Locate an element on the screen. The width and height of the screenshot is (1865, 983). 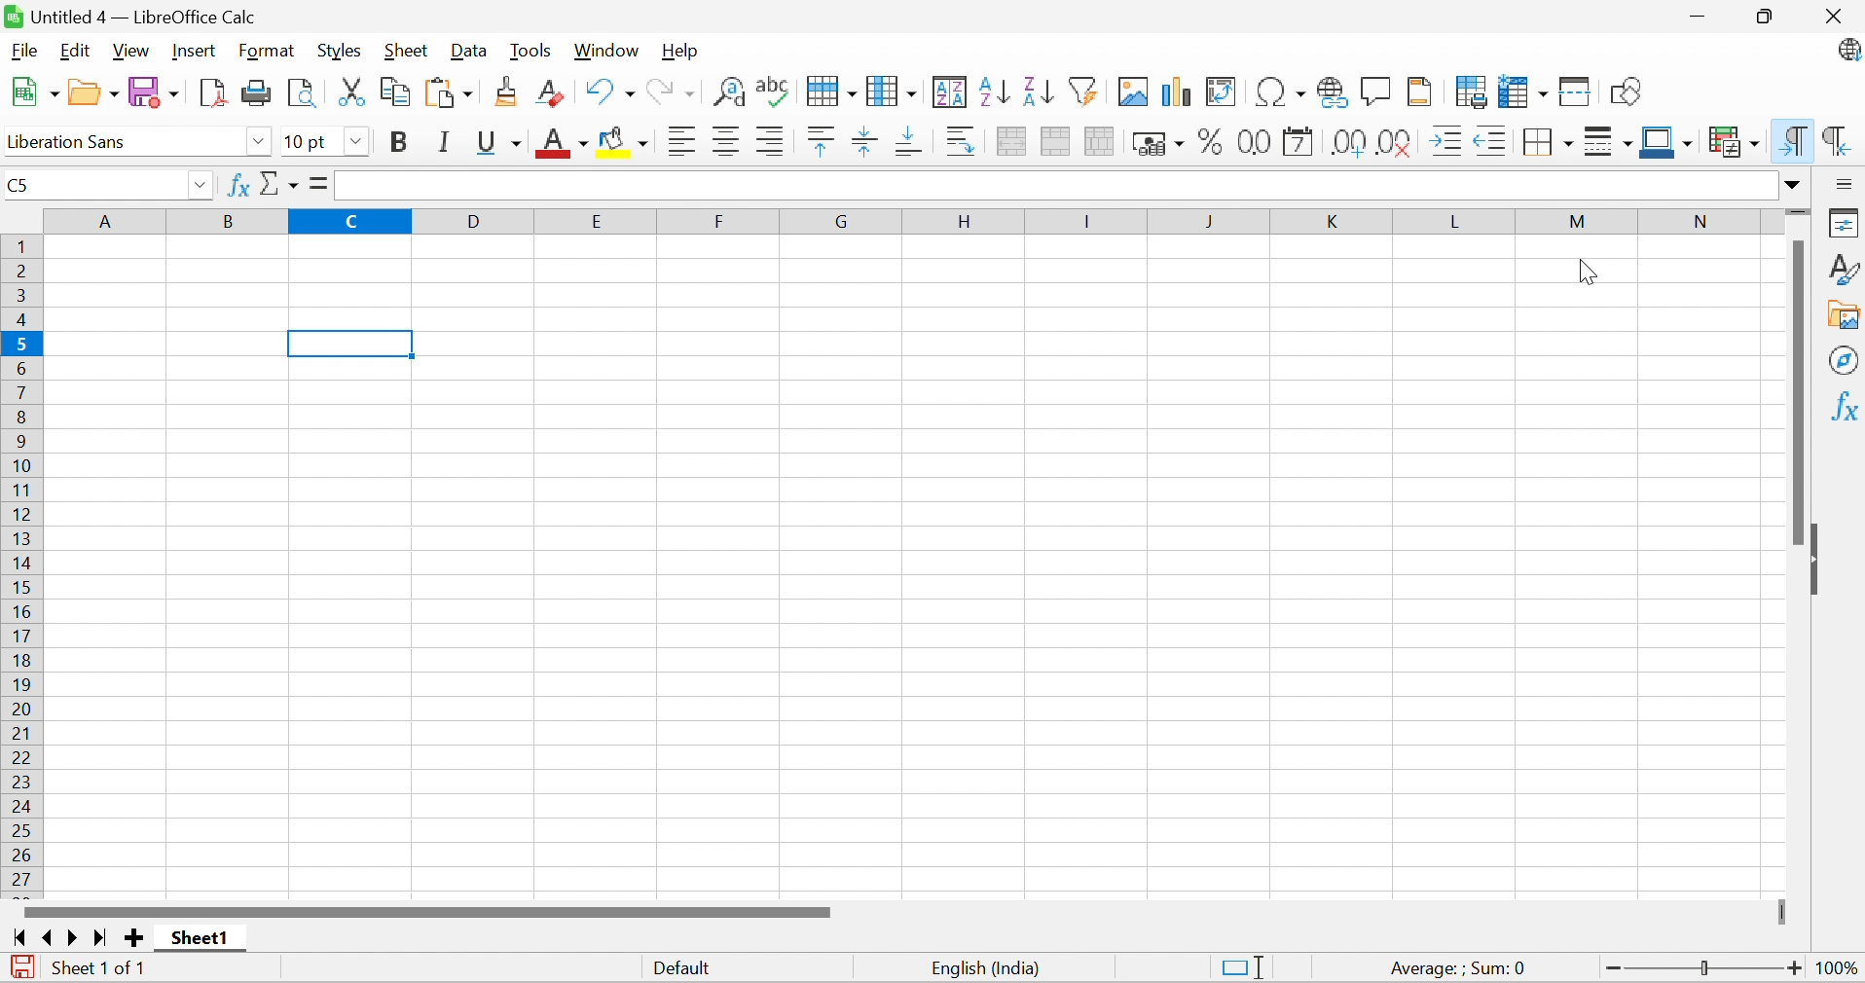
Column name is located at coordinates (903, 220).